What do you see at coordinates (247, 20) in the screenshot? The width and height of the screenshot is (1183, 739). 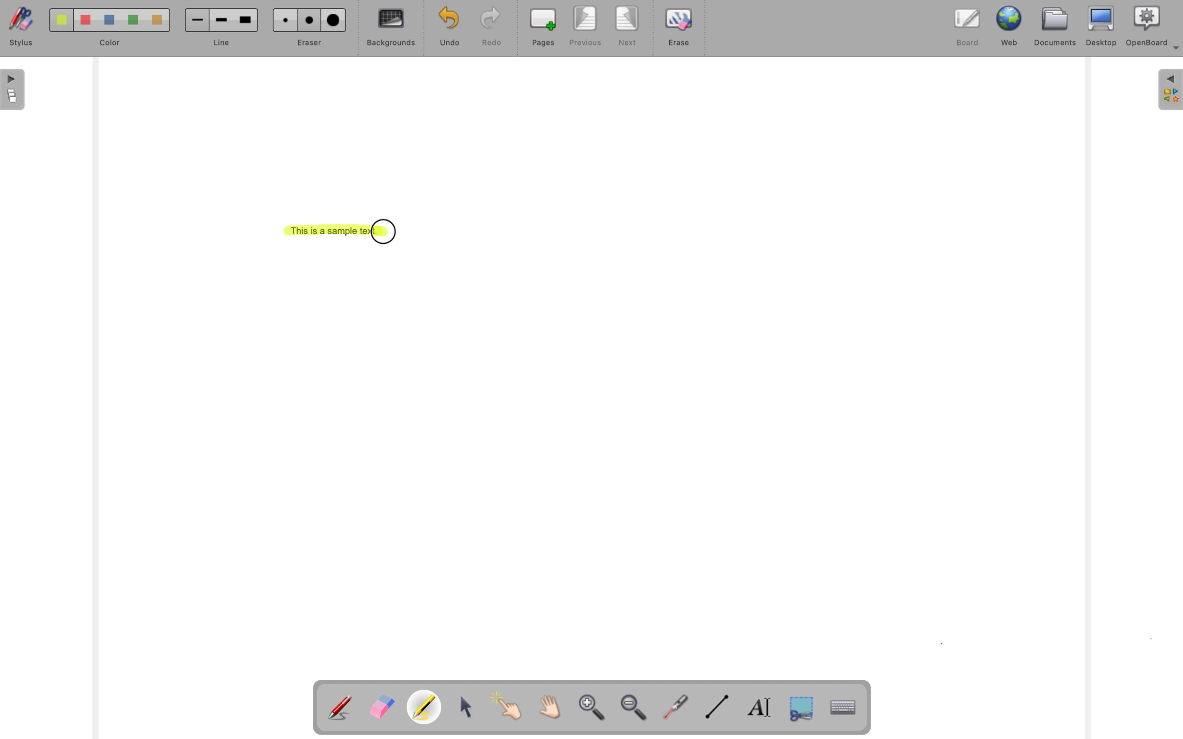 I see `Large line` at bounding box center [247, 20].